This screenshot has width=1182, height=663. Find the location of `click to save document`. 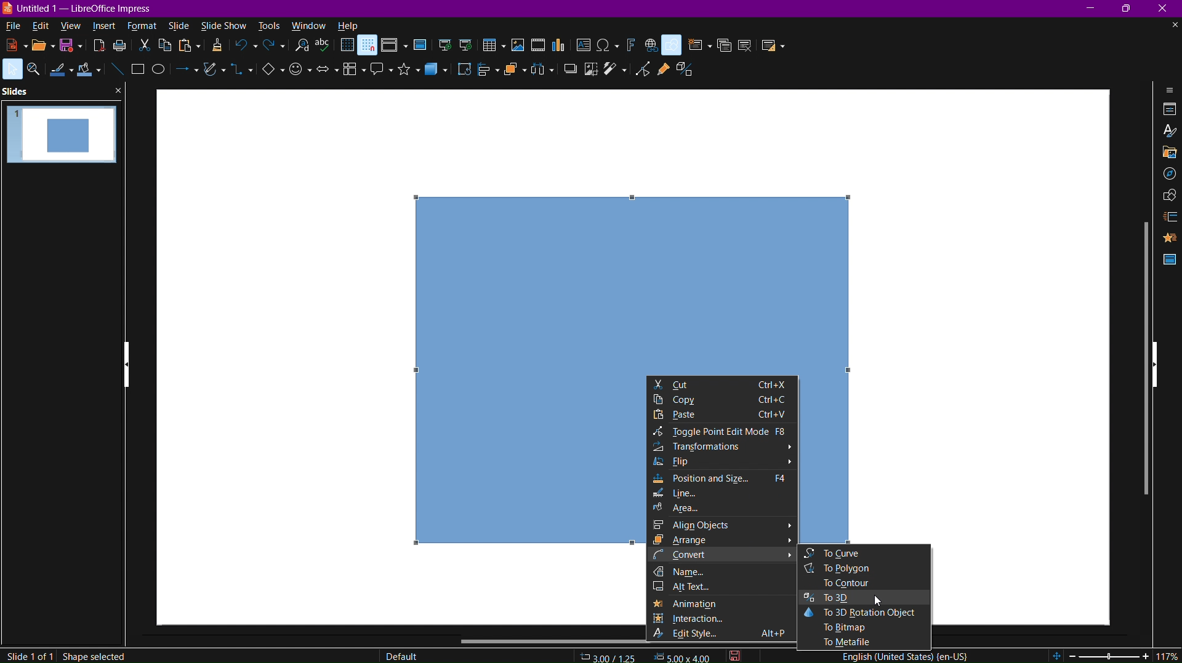

click to save document is located at coordinates (734, 656).